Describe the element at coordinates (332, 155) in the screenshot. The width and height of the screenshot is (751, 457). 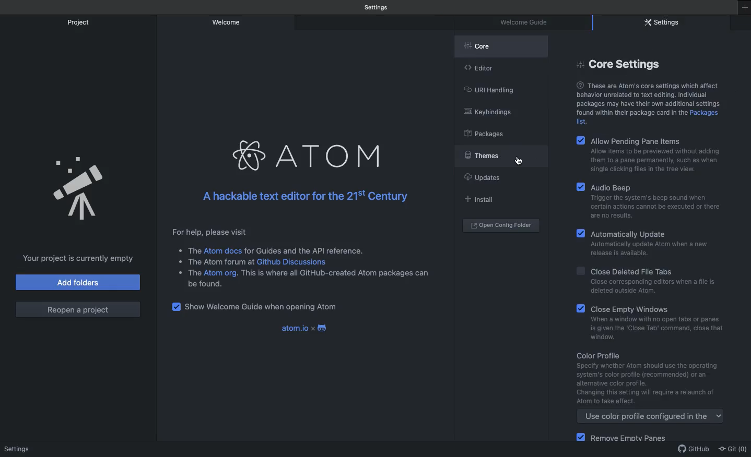
I see `Atom` at that location.